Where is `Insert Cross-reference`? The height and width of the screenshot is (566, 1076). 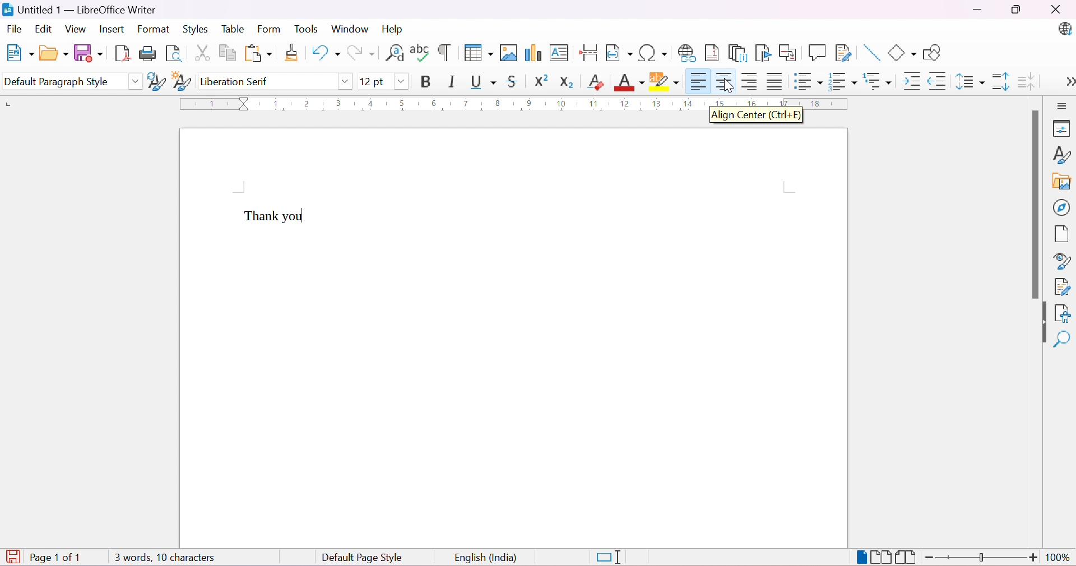 Insert Cross-reference is located at coordinates (788, 53).